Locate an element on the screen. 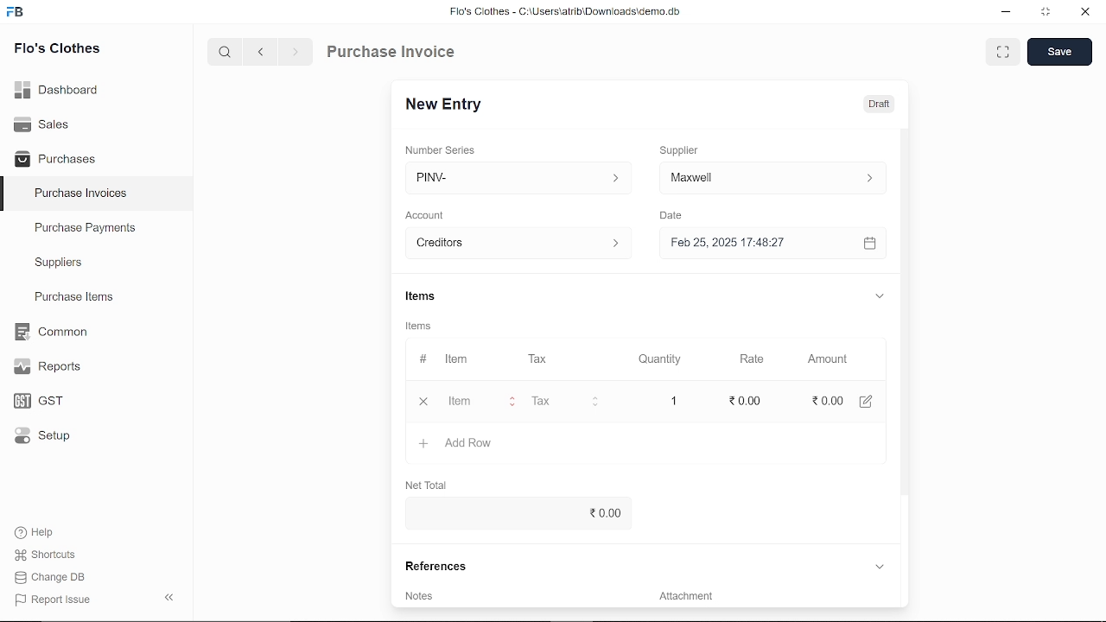 The width and height of the screenshot is (1106, 622). New Entry is located at coordinates (448, 103).